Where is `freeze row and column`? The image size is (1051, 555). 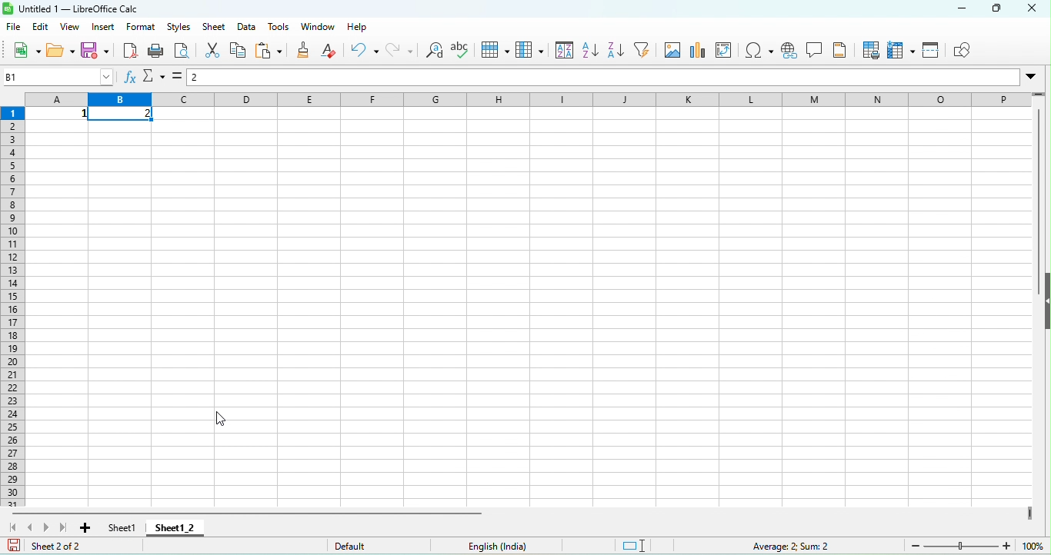 freeze row and column is located at coordinates (901, 51).